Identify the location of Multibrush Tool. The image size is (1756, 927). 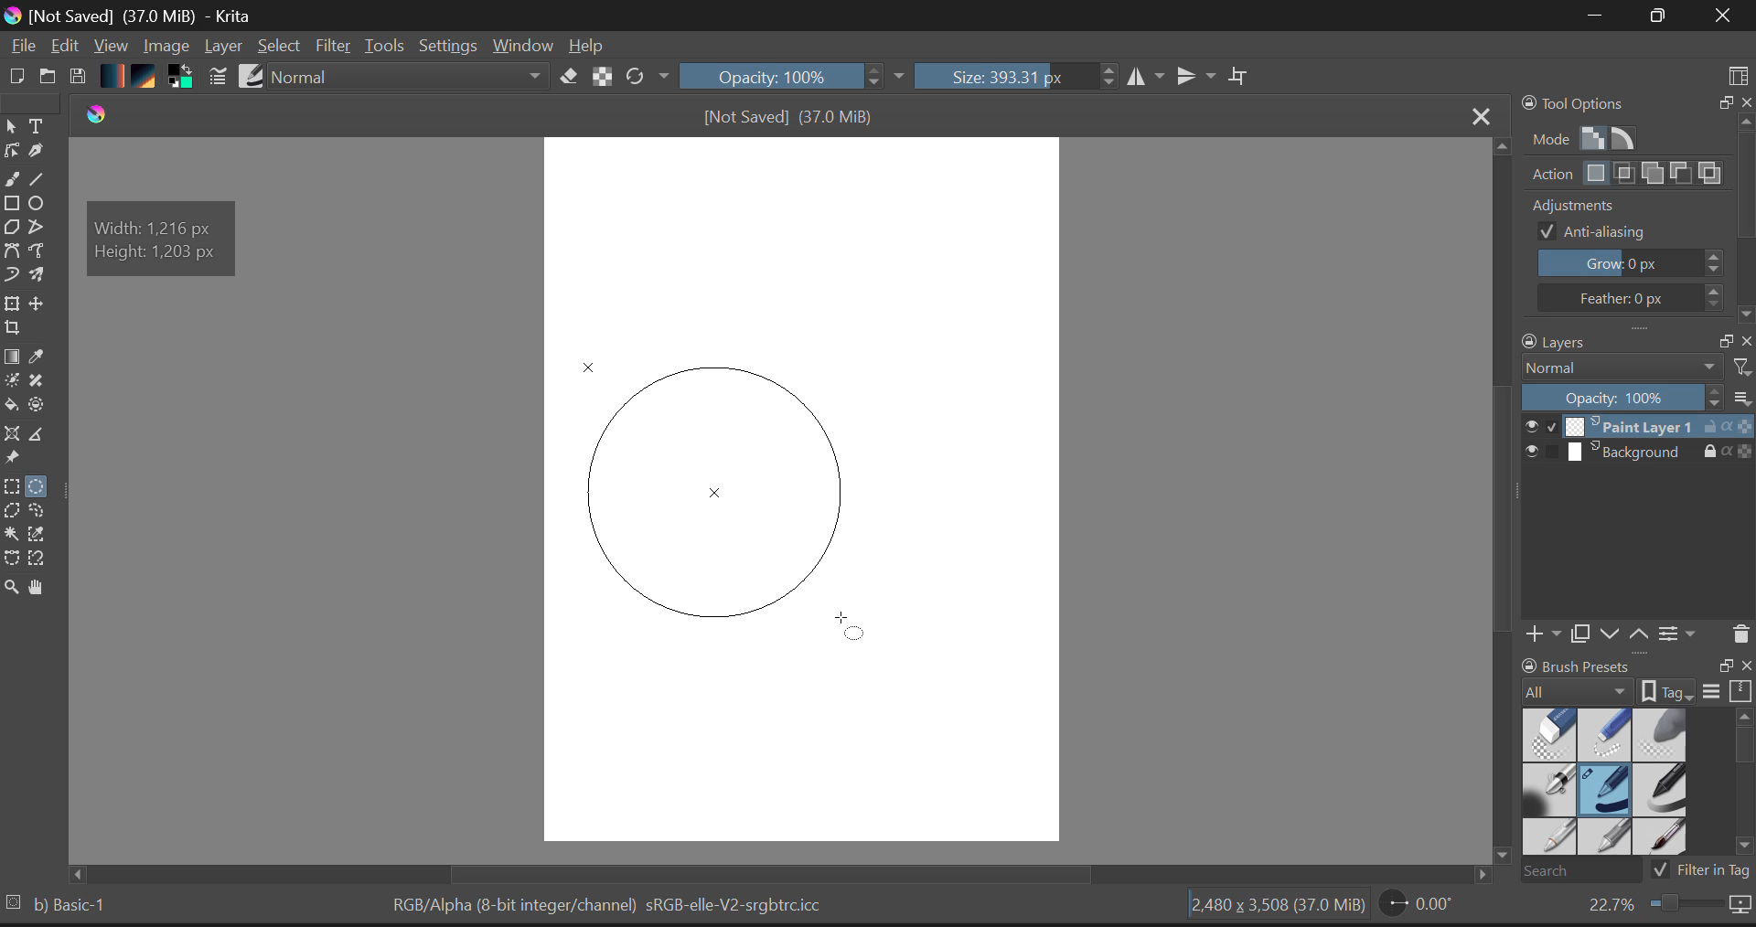
(43, 276).